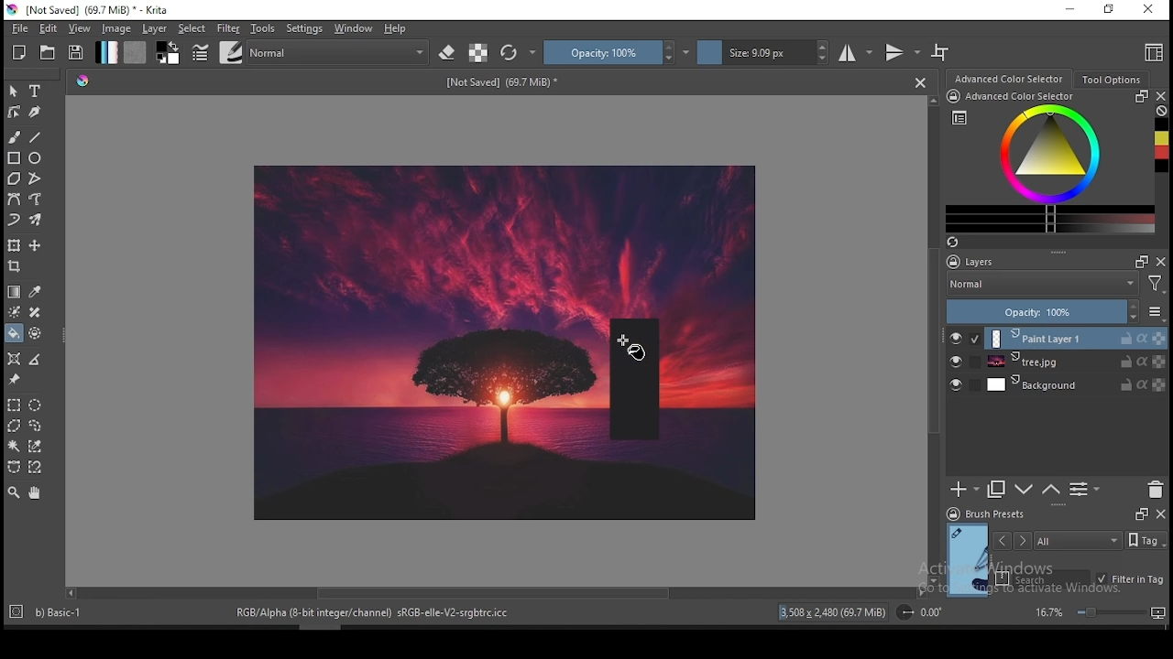  I want to click on Scroll Bar, so click(932, 340).